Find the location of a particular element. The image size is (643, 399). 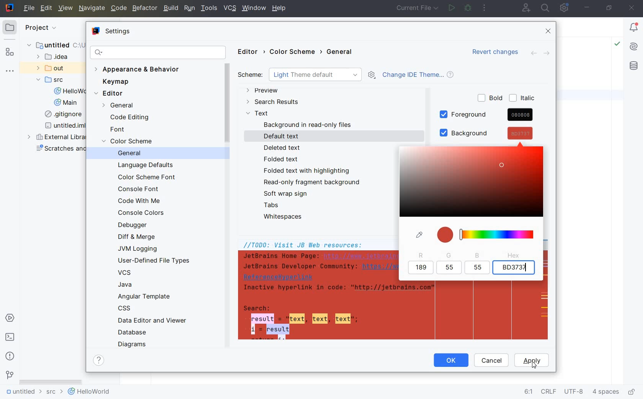

Revert changes is located at coordinates (493, 51).